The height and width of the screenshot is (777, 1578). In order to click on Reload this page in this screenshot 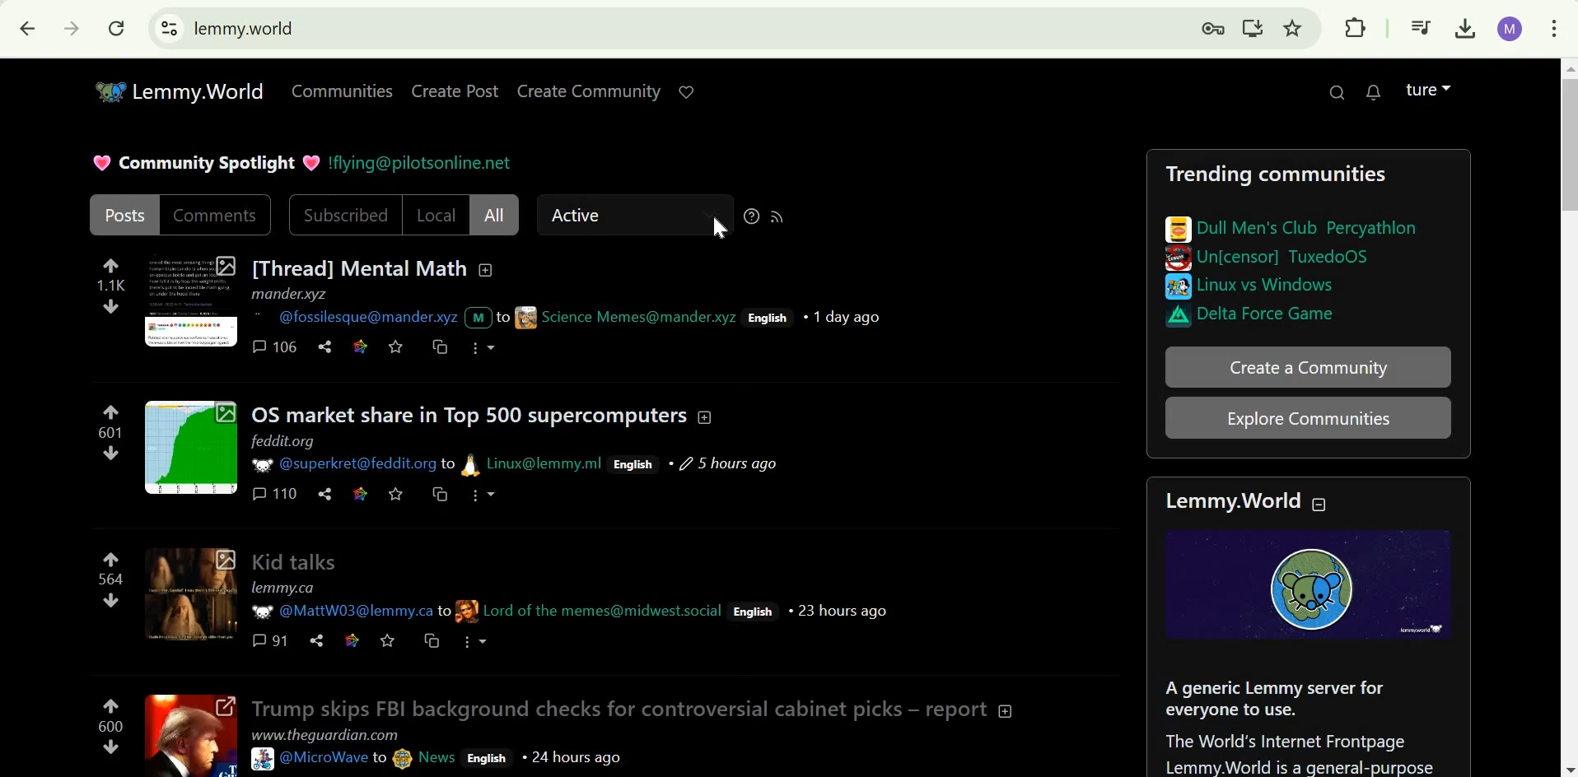, I will do `click(116, 27)`.